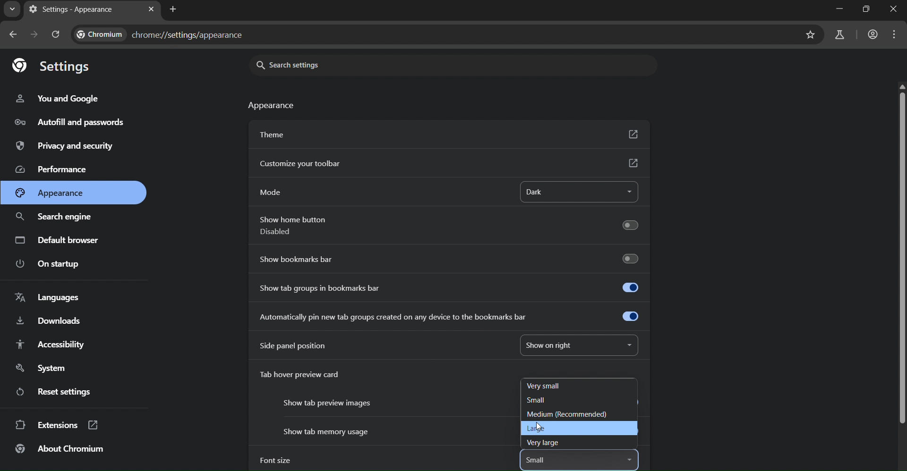 The height and width of the screenshot is (471, 907). I want to click on mode, so click(272, 193).